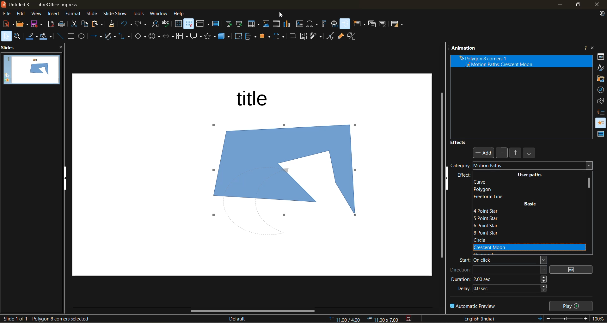 The image size is (607, 323). What do you see at coordinates (169, 37) in the screenshot?
I see `block arrows` at bounding box center [169, 37].